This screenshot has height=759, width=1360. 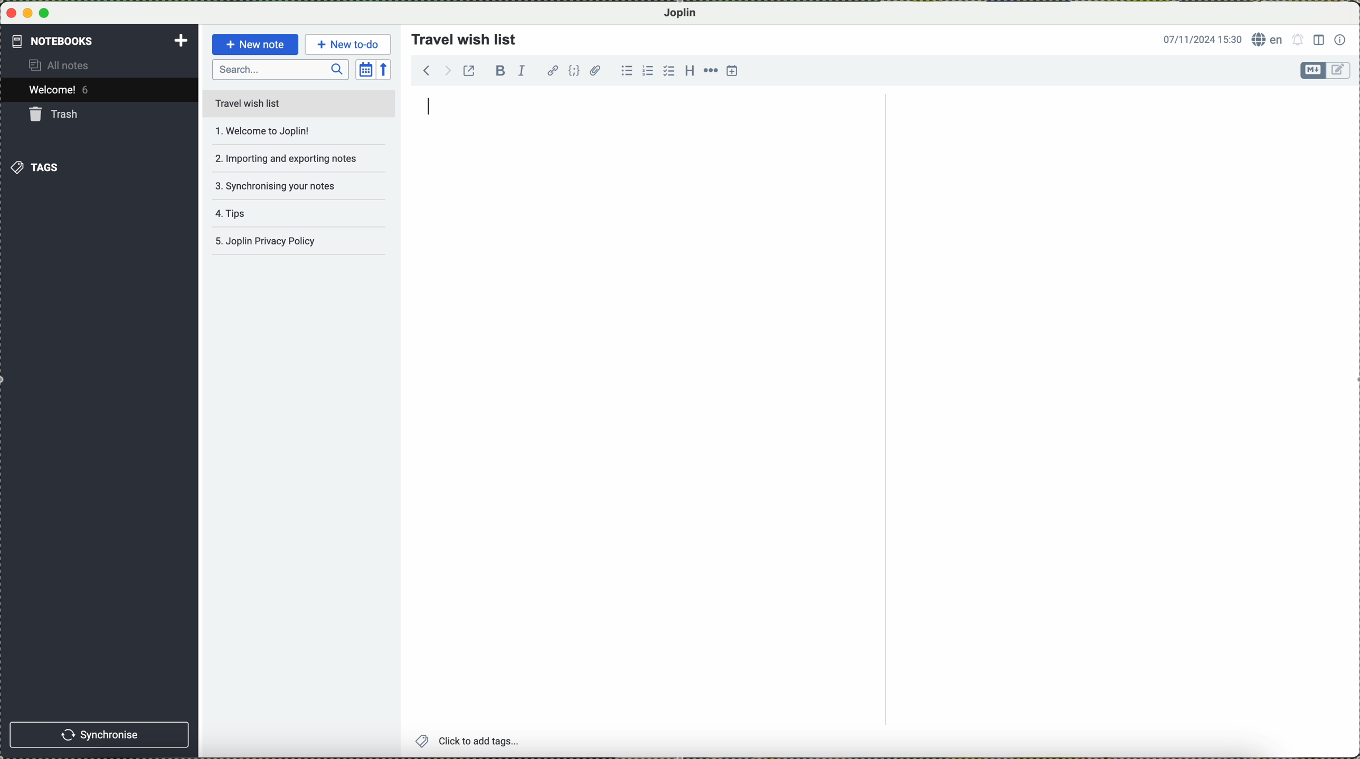 I want to click on importing and exporting notes, so click(x=286, y=157).